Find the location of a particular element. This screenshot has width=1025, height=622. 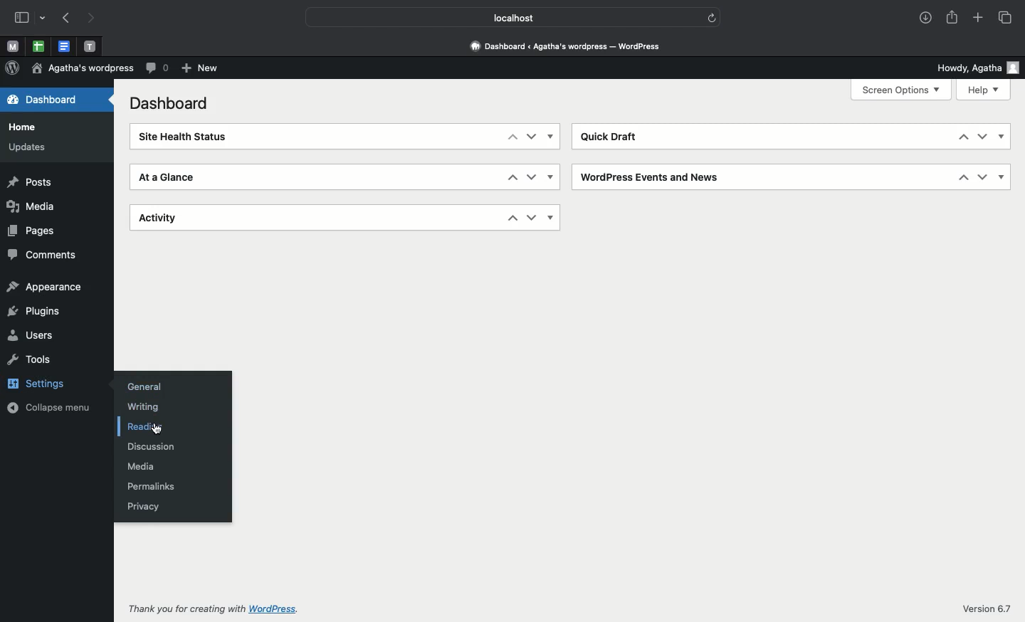

Tools is located at coordinates (26, 358).